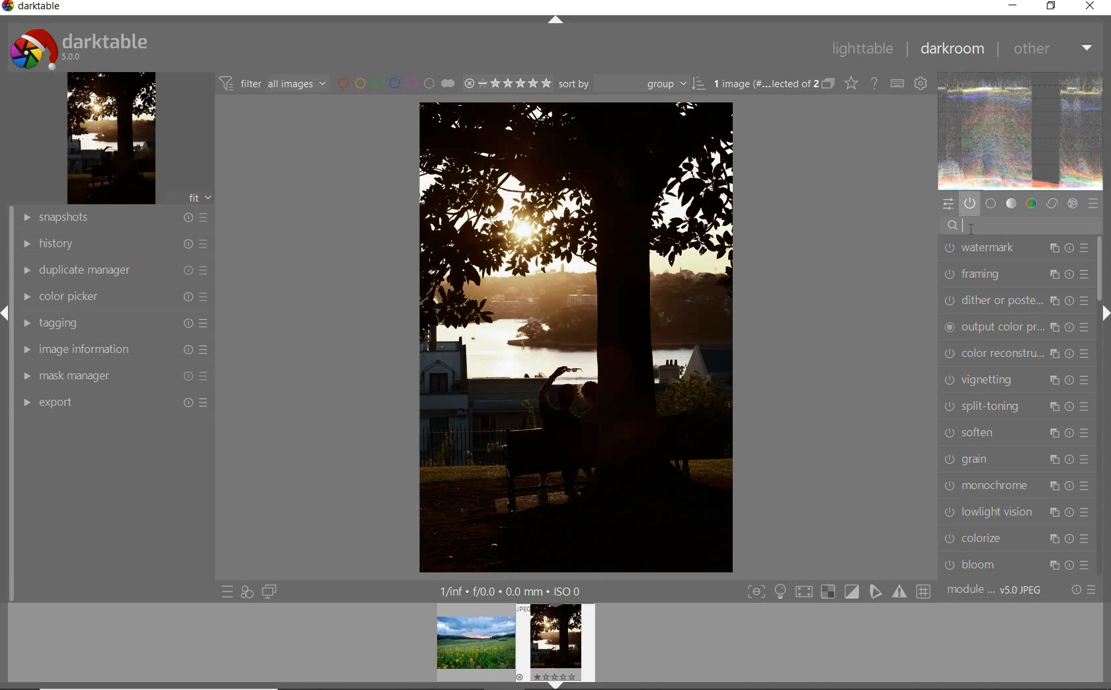 The width and height of the screenshot is (1111, 690). What do you see at coordinates (111, 296) in the screenshot?
I see `color picker` at bounding box center [111, 296].